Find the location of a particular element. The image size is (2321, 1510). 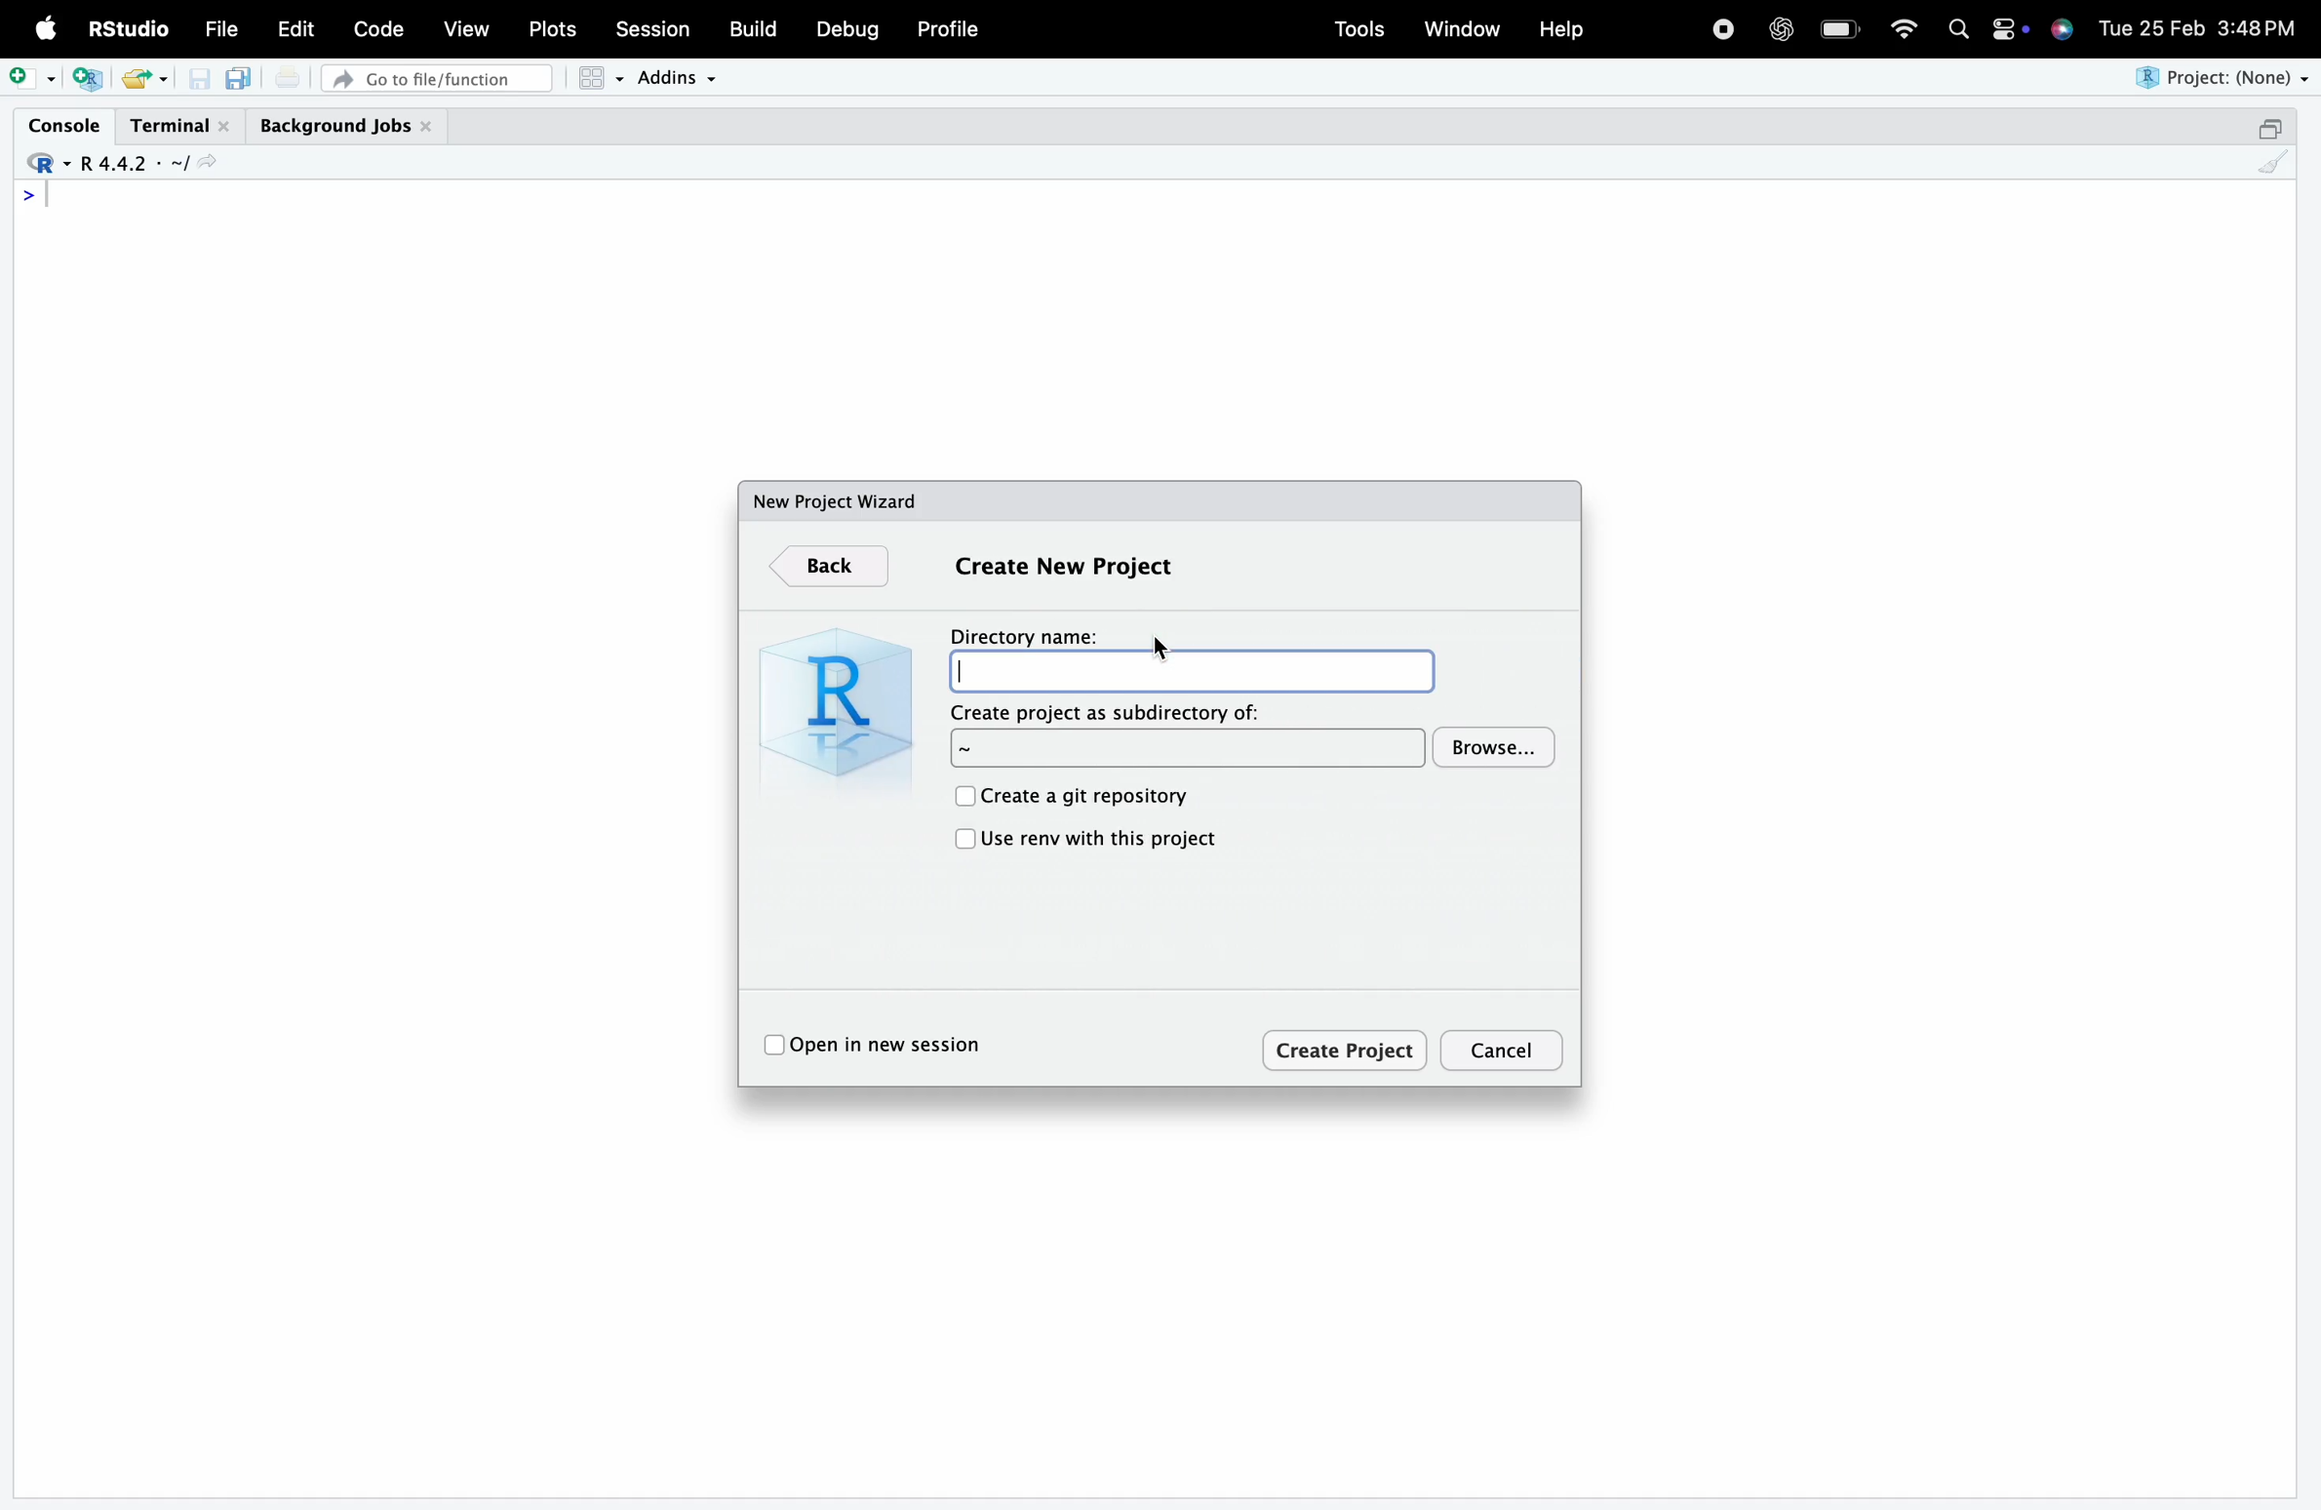

Background Jobs is located at coordinates (346, 127).